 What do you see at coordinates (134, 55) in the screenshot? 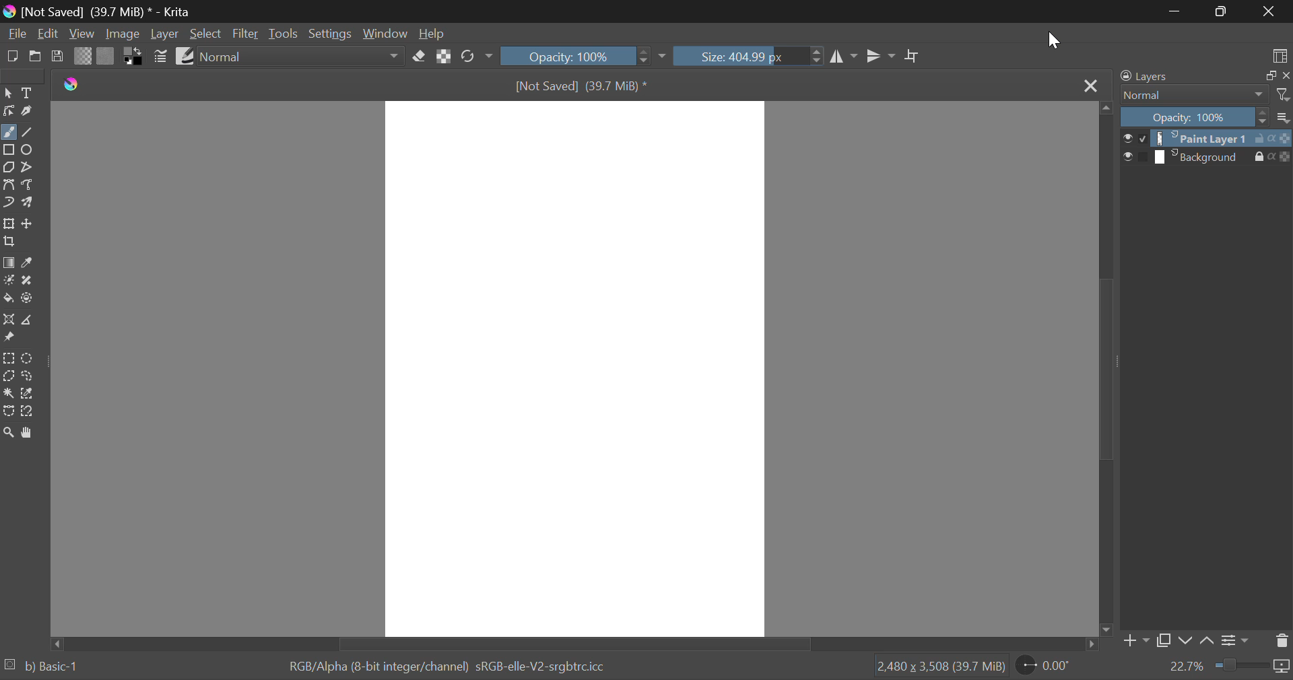
I see `Colors in Use` at bounding box center [134, 55].